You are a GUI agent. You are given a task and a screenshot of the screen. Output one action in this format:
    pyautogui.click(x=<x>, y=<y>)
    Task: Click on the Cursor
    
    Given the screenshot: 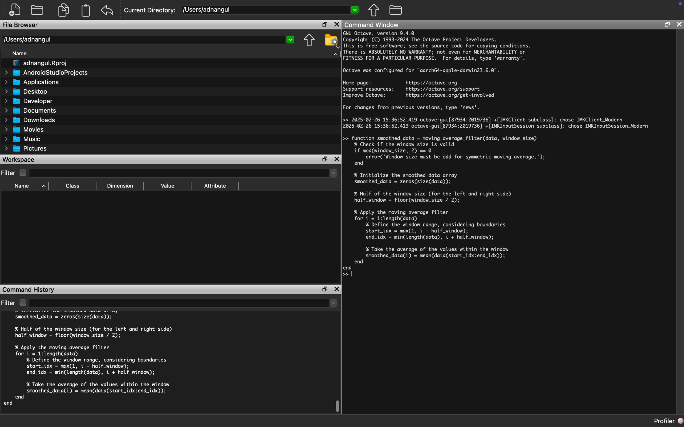 What is the action you would take?
    pyautogui.click(x=360, y=141)
    